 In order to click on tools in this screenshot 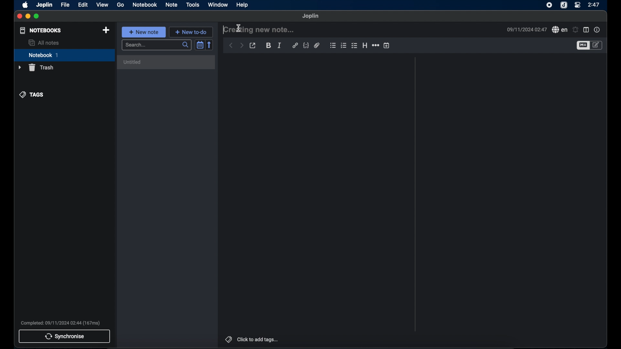, I will do `click(192, 5)`.